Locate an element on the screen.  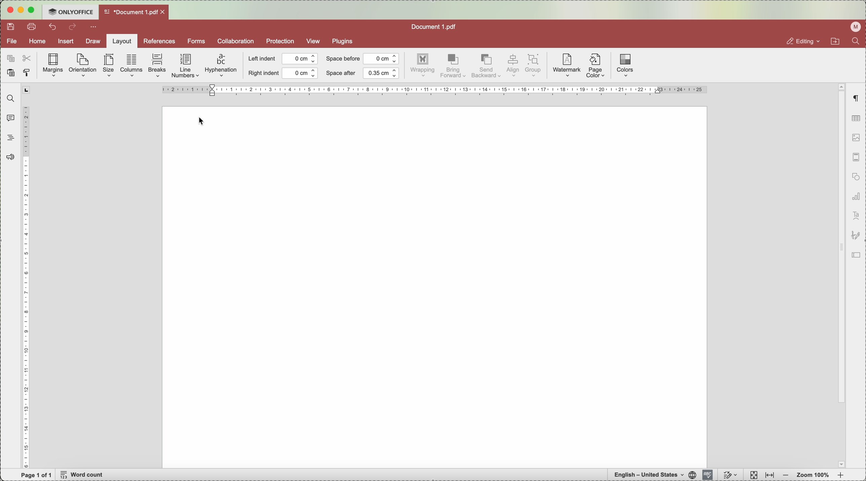
click on layout is located at coordinates (121, 43).